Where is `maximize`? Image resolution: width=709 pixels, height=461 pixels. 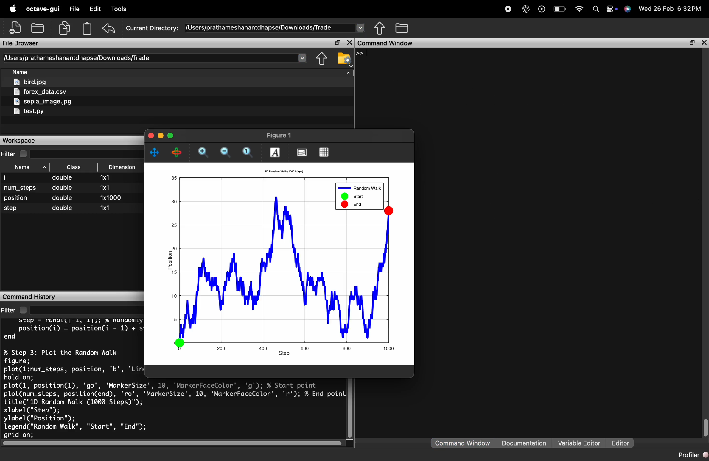 maximize is located at coordinates (691, 43).